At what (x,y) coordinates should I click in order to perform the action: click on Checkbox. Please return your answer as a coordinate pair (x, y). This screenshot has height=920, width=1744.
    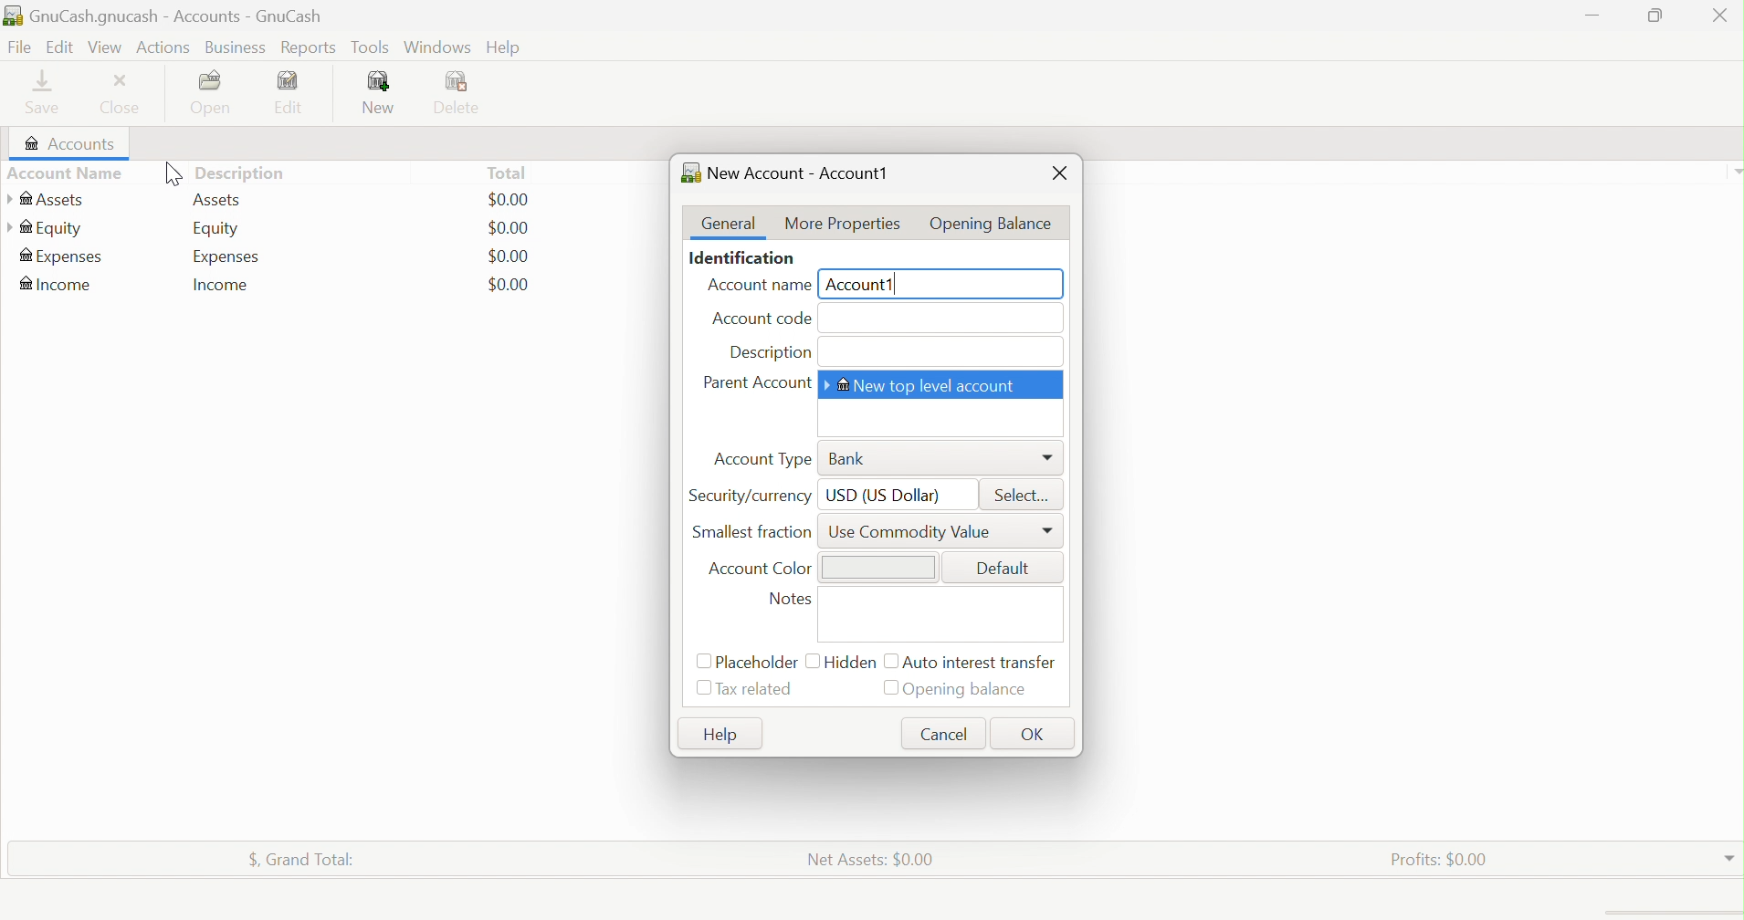
    Looking at the image, I should click on (701, 662).